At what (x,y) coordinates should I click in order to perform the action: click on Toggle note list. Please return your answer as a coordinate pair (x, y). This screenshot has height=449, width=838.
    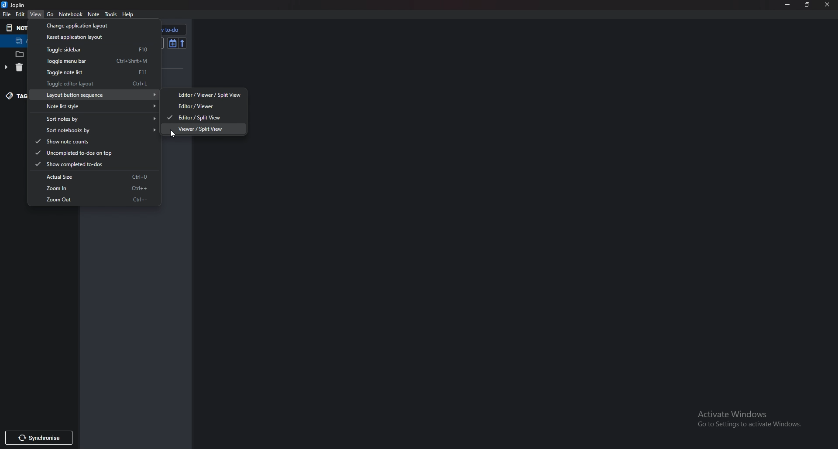
    Looking at the image, I should click on (96, 72).